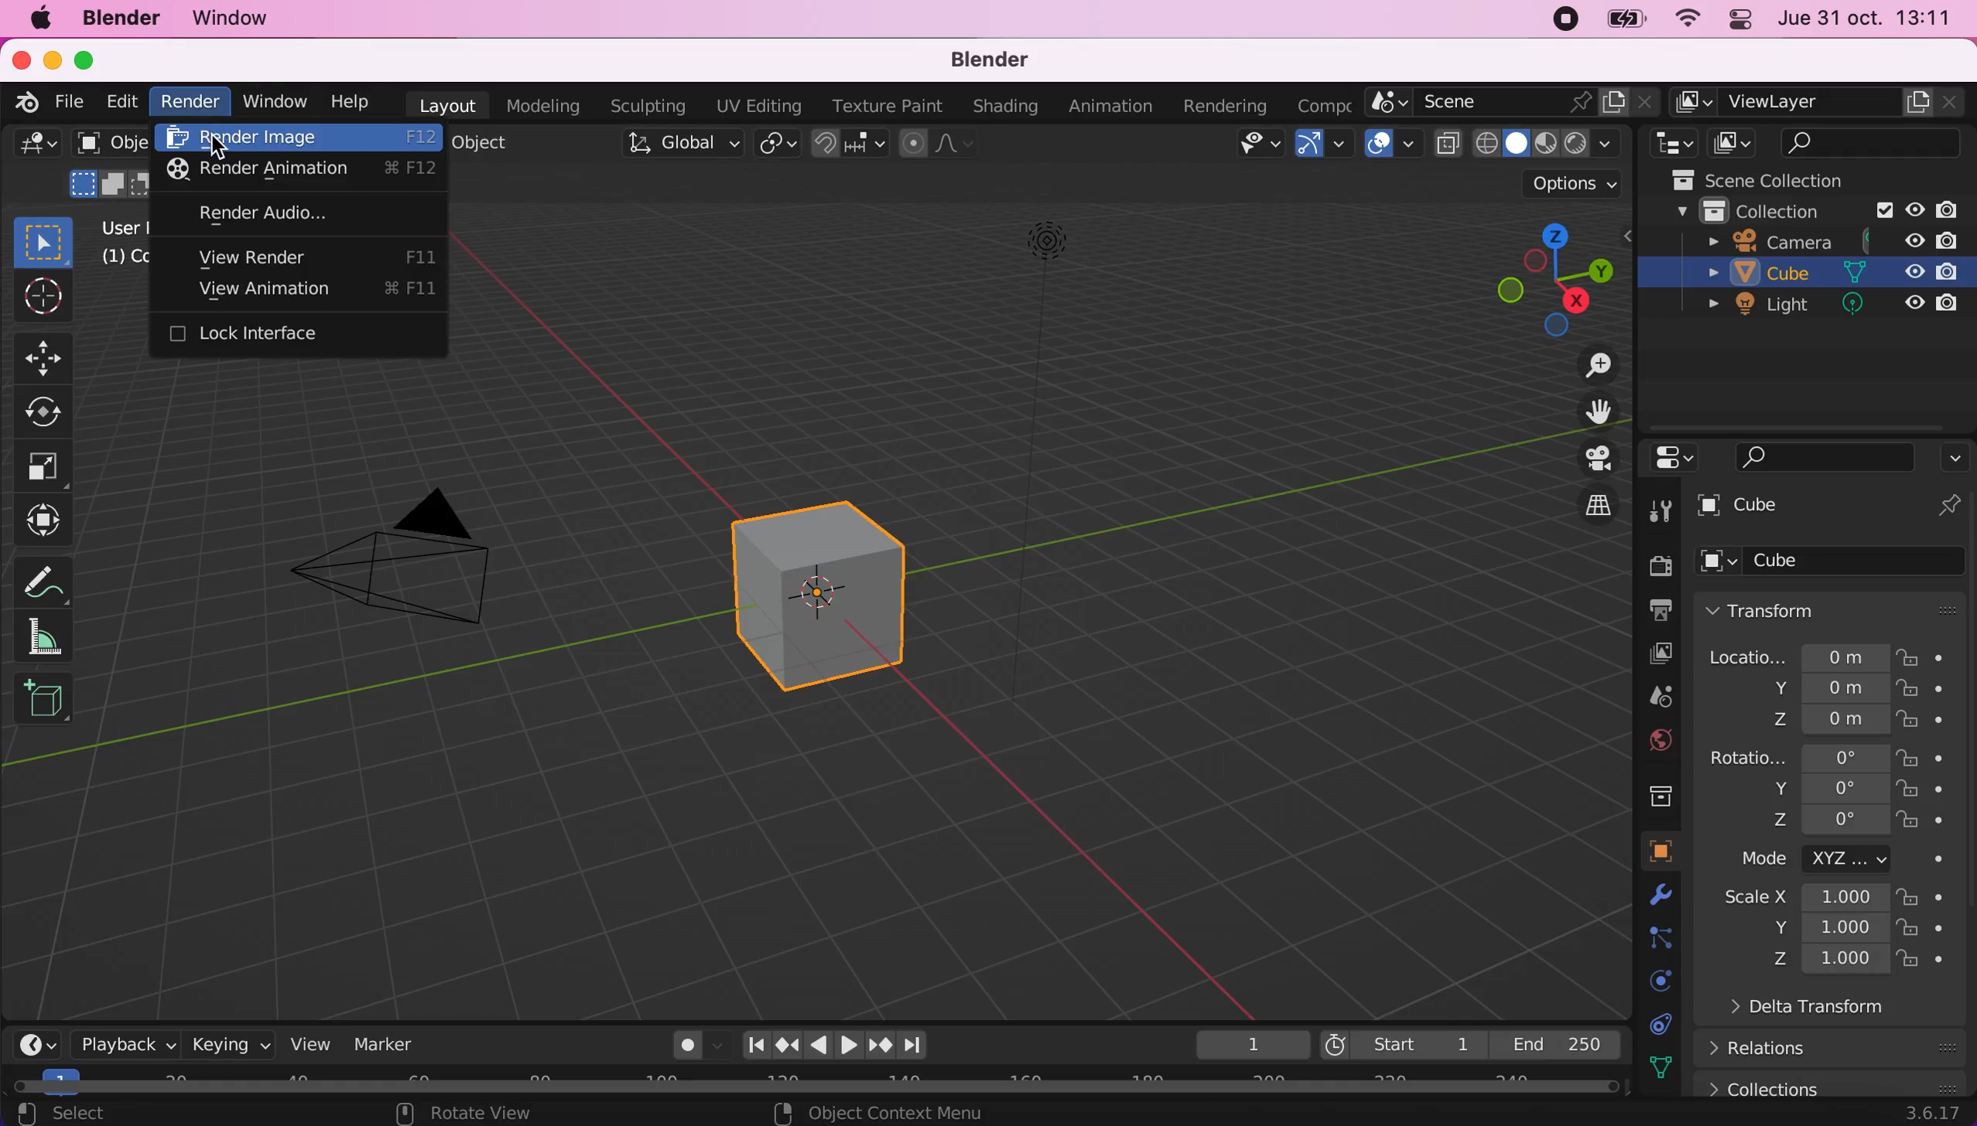 The image size is (1977, 1126). I want to click on minimize, so click(53, 59).